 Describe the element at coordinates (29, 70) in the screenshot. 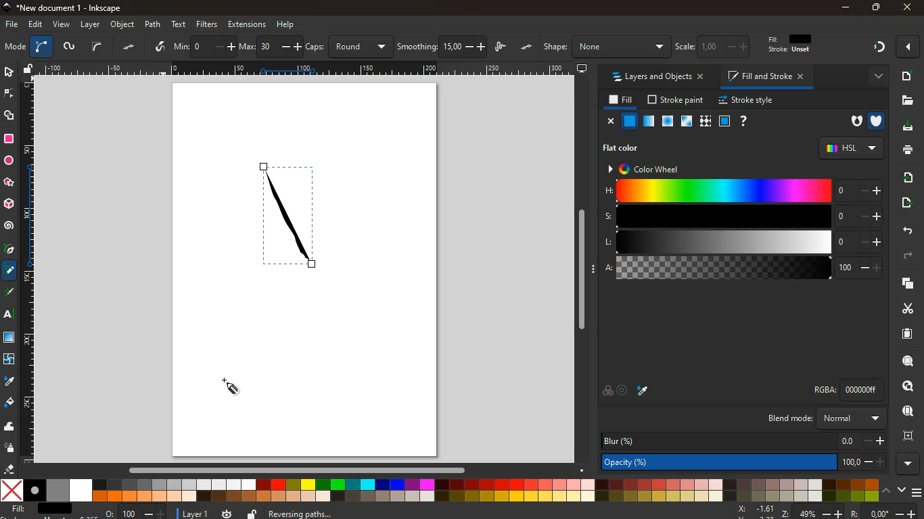

I see `unlock` at that location.